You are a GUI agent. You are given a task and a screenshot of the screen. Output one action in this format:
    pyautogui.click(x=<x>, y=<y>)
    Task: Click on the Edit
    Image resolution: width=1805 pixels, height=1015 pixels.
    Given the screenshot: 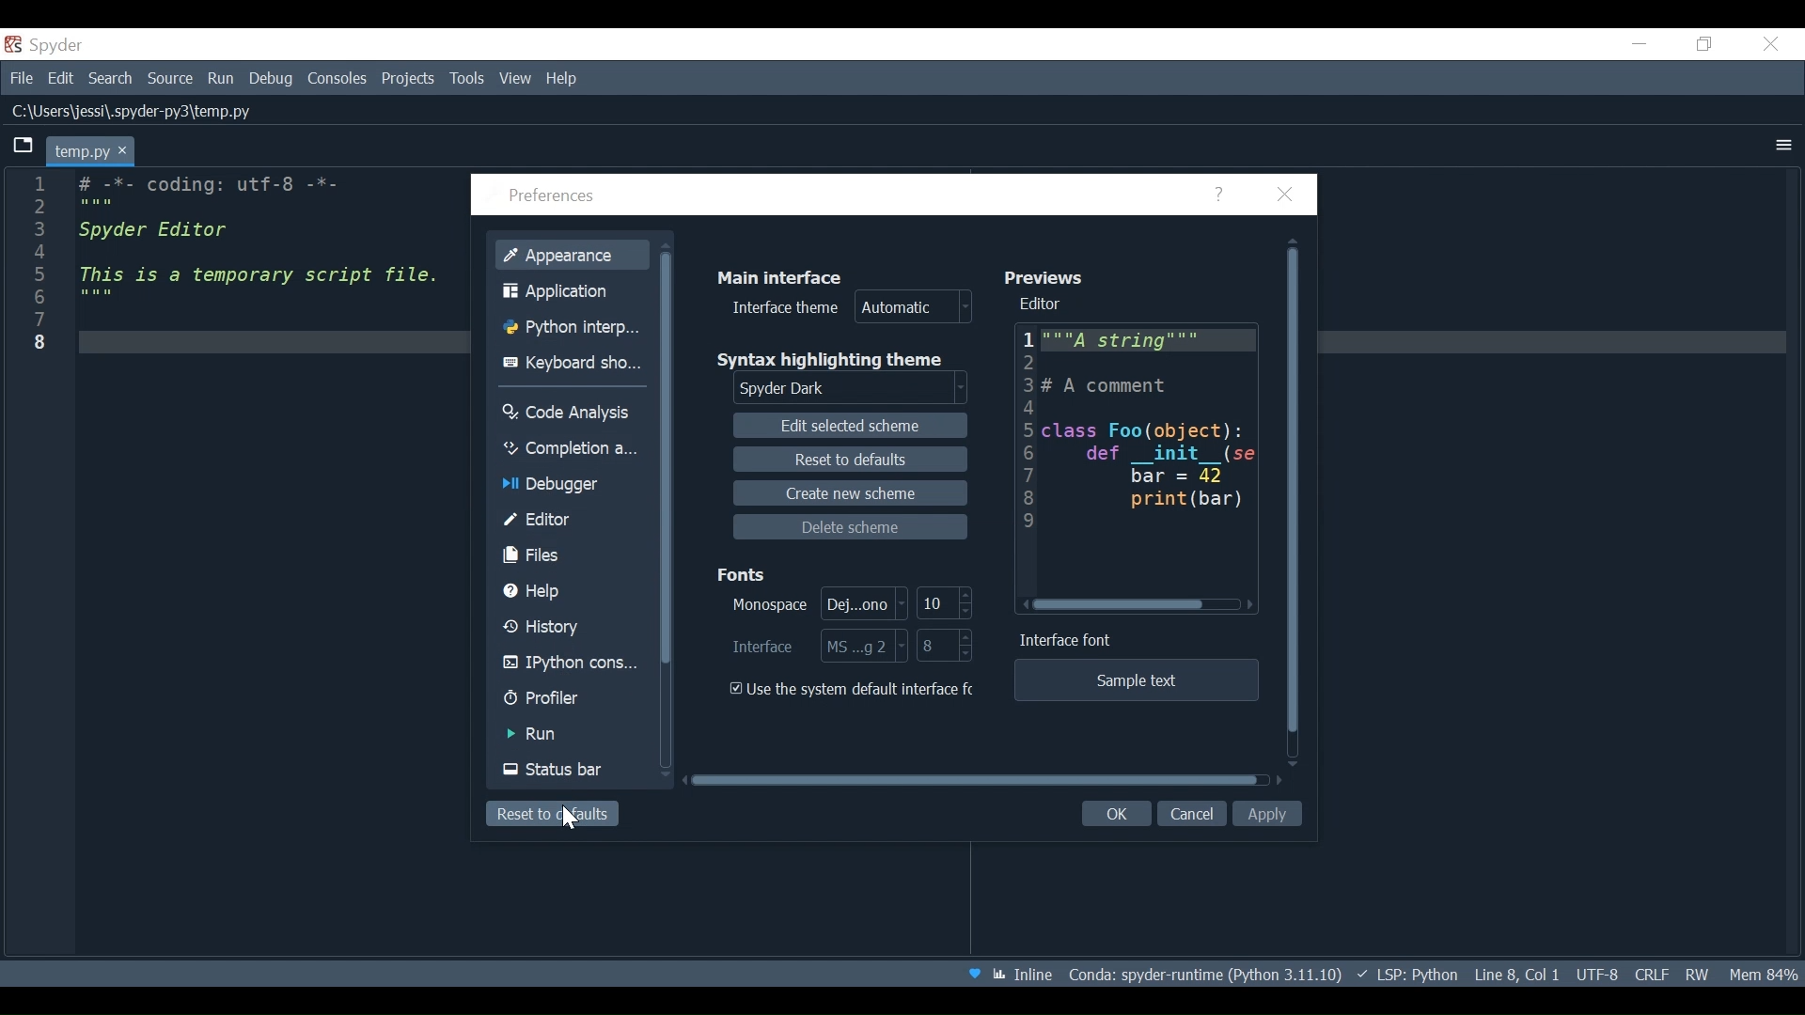 What is the action you would take?
    pyautogui.click(x=63, y=80)
    